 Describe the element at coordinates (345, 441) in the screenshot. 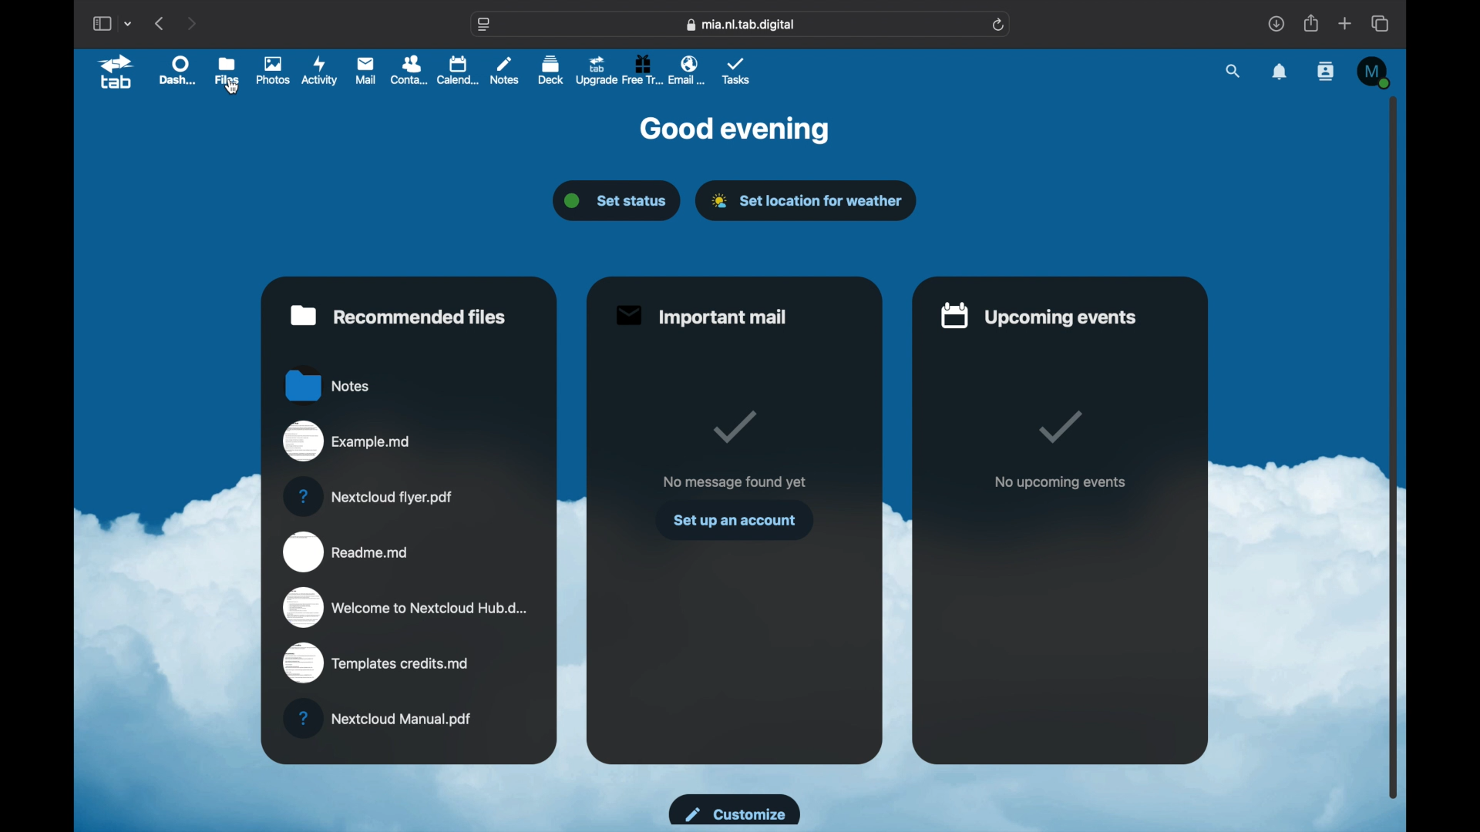

I see `example.md` at that location.